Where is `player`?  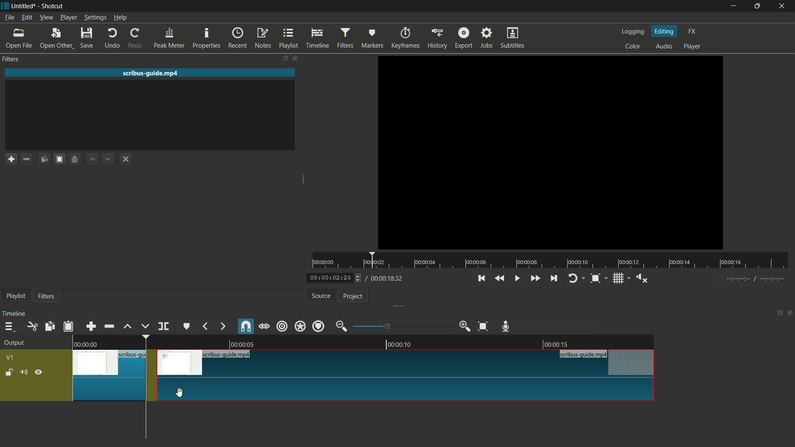
player is located at coordinates (692, 46).